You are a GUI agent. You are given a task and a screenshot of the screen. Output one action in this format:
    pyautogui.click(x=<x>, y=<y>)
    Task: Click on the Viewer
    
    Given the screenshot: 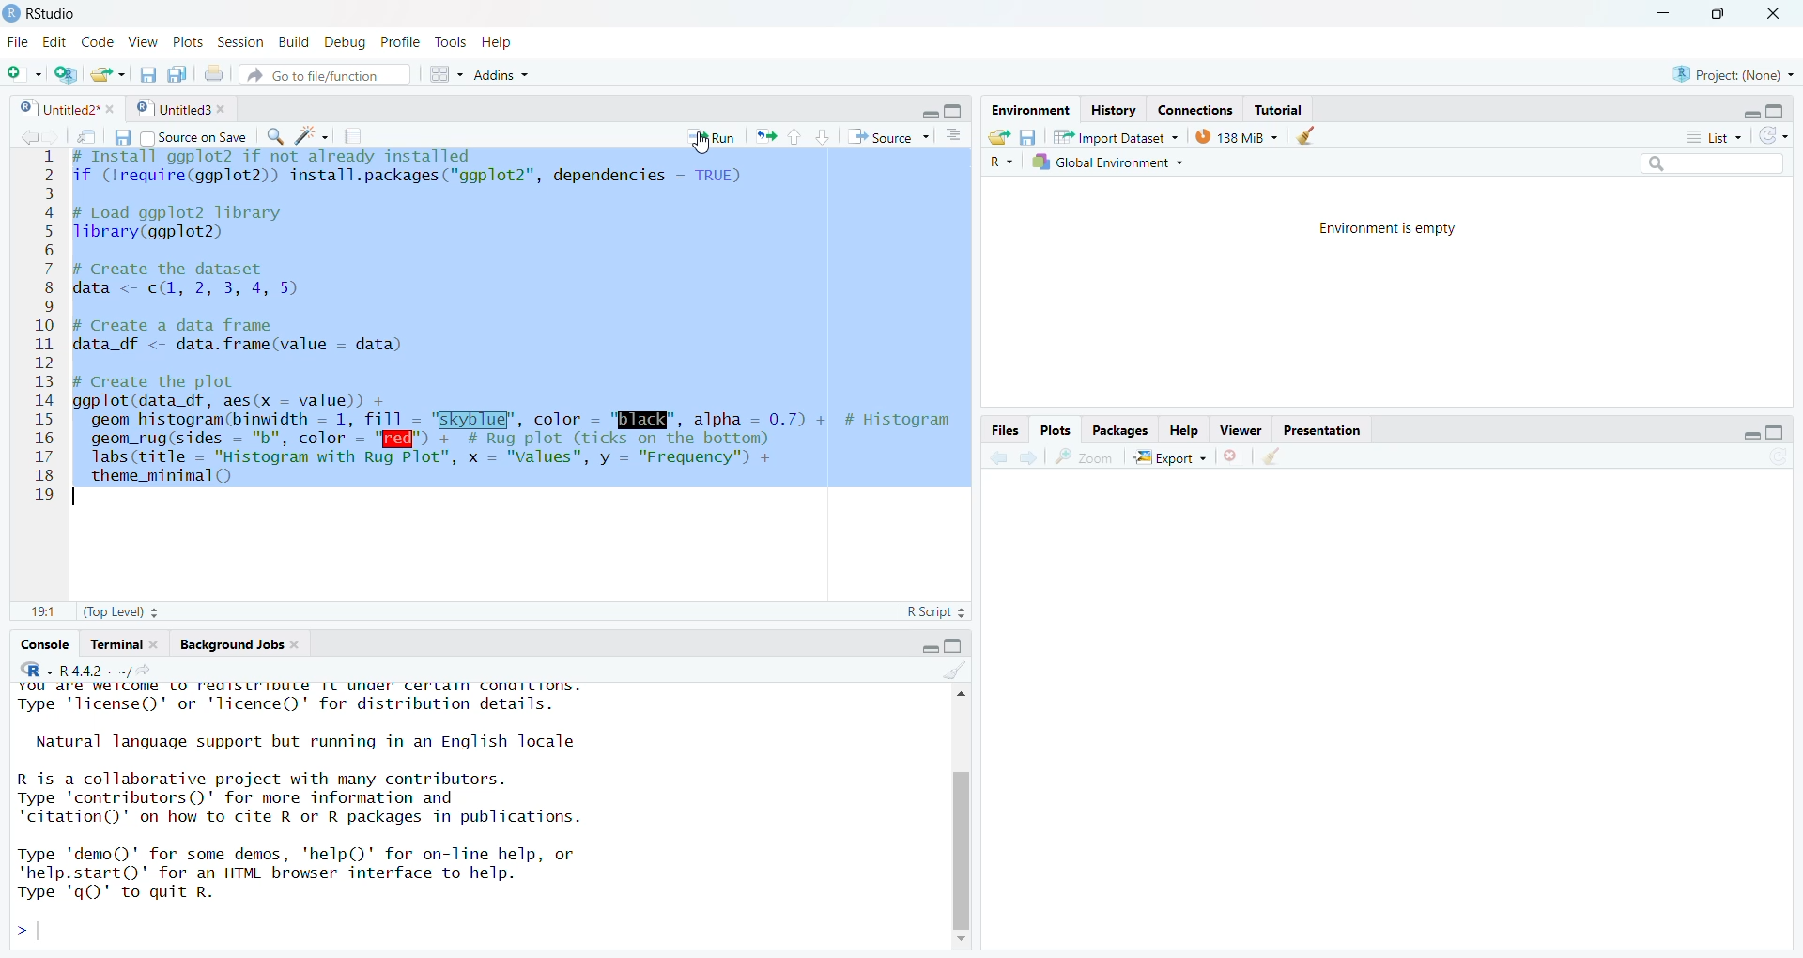 What is the action you would take?
    pyautogui.click(x=1239, y=428)
    